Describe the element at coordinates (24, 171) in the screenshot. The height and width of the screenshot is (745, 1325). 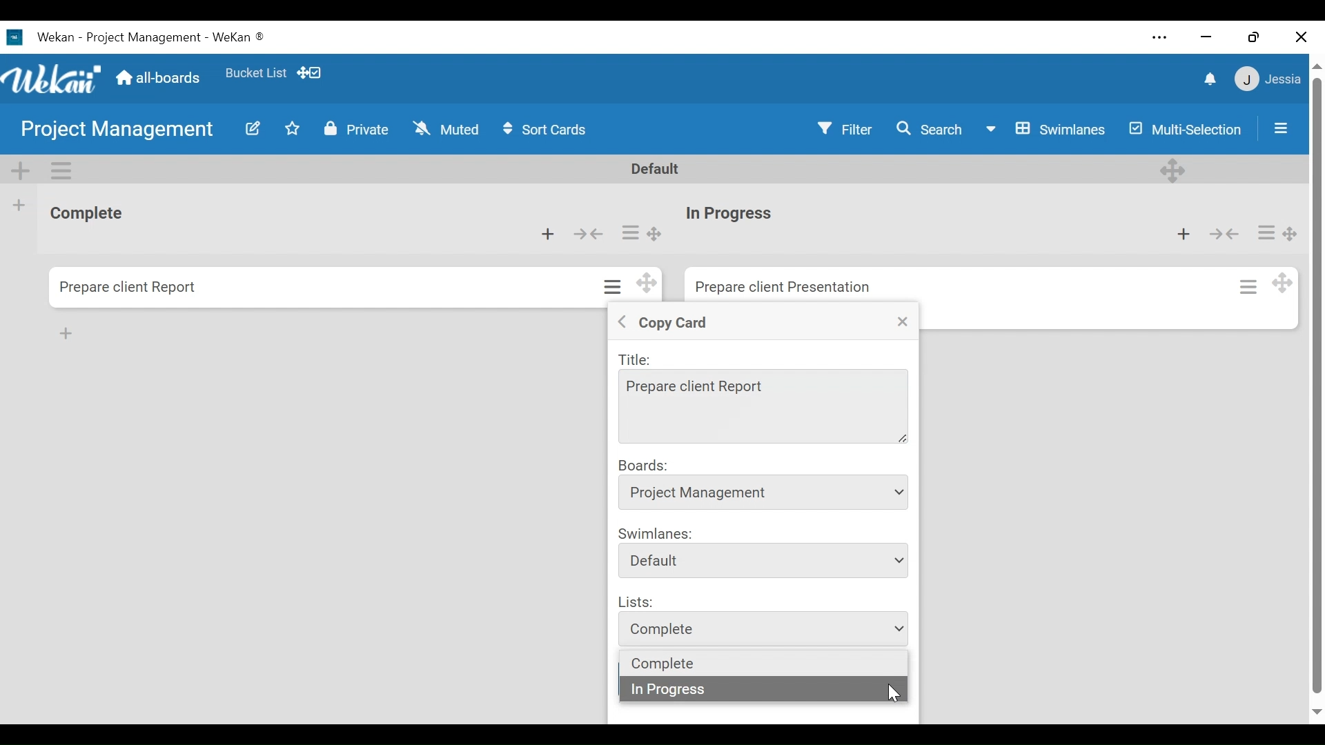
I see `Add Swimlane` at that location.